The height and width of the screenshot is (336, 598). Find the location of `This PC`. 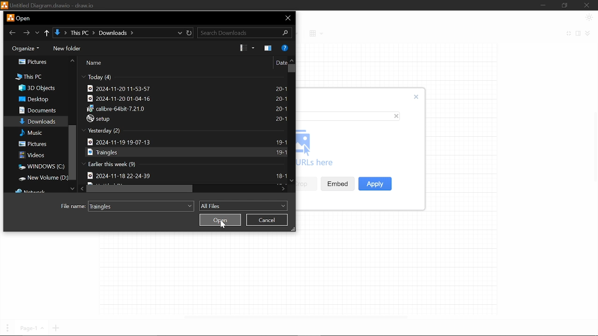

This PC is located at coordinates (34, 77).